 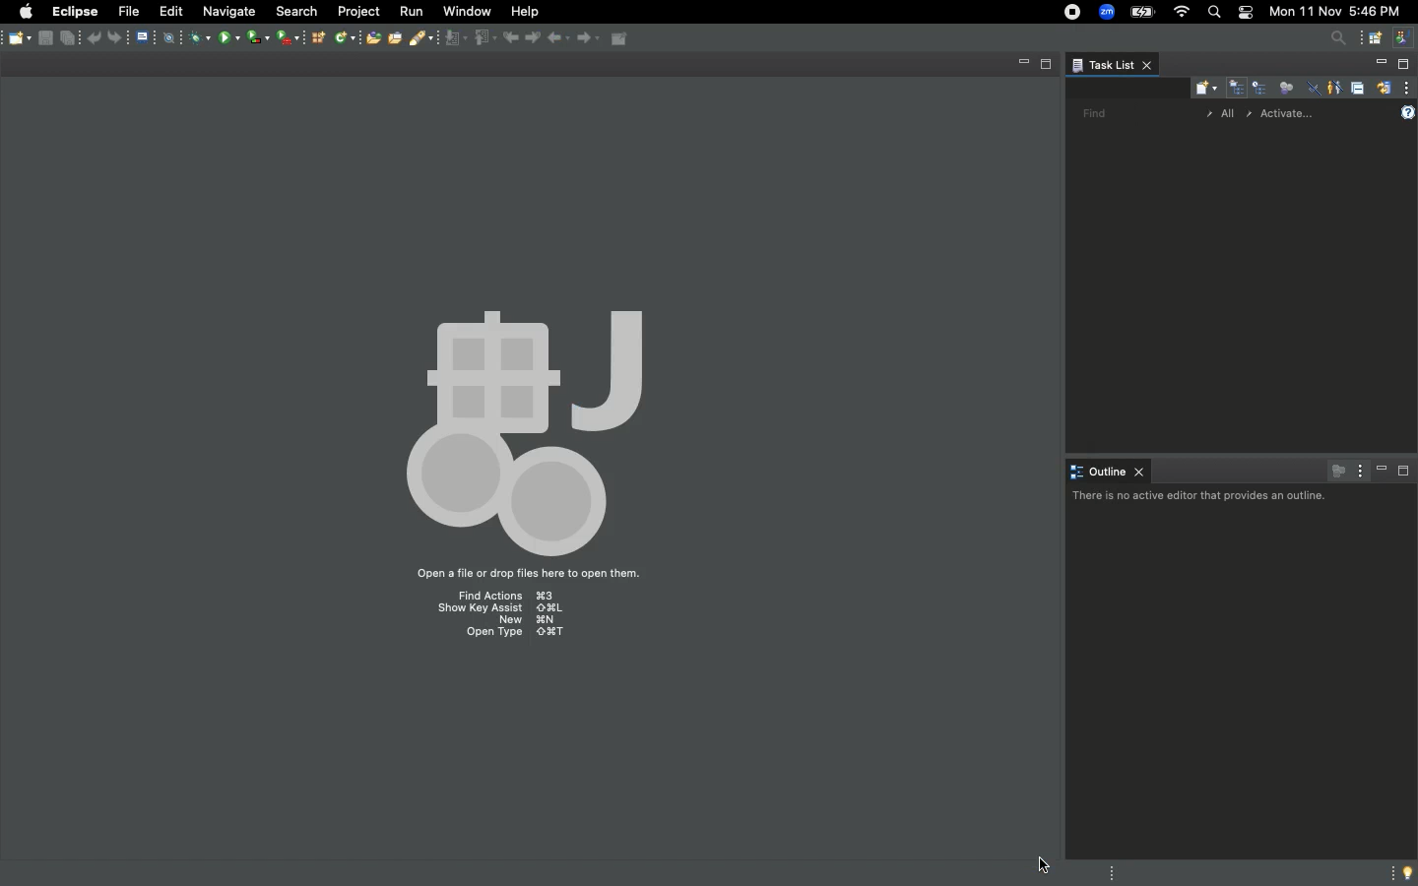 I want to click on Task list, so click(x=1126, y=64).